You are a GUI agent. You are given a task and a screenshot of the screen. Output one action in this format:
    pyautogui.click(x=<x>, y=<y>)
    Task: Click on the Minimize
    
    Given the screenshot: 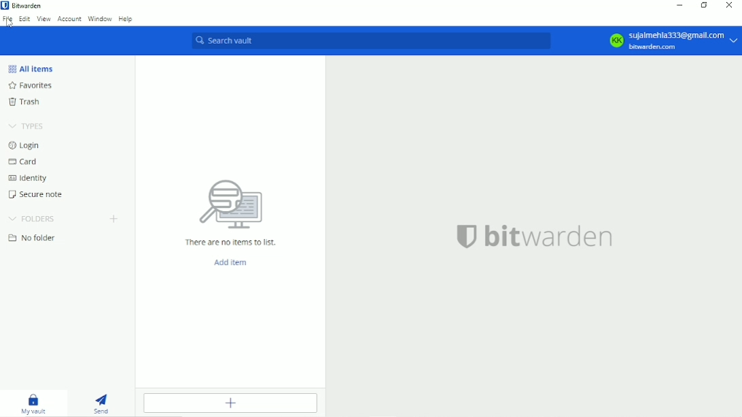 What is the action you would take?
    pyautogui.click(x=680, y=7)
    